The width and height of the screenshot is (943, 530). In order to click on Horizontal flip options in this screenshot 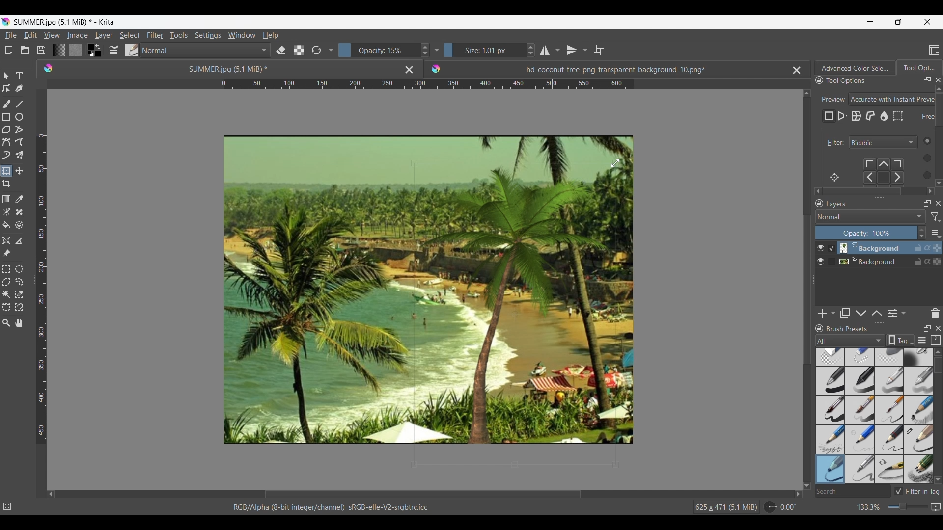, I will do `click(557, 50)`.